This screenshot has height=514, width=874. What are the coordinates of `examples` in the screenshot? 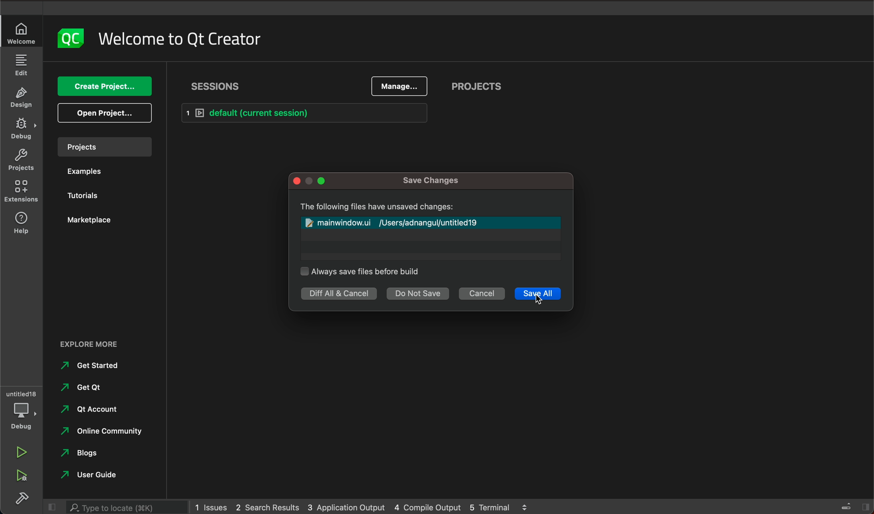 It's located at (100, 171).